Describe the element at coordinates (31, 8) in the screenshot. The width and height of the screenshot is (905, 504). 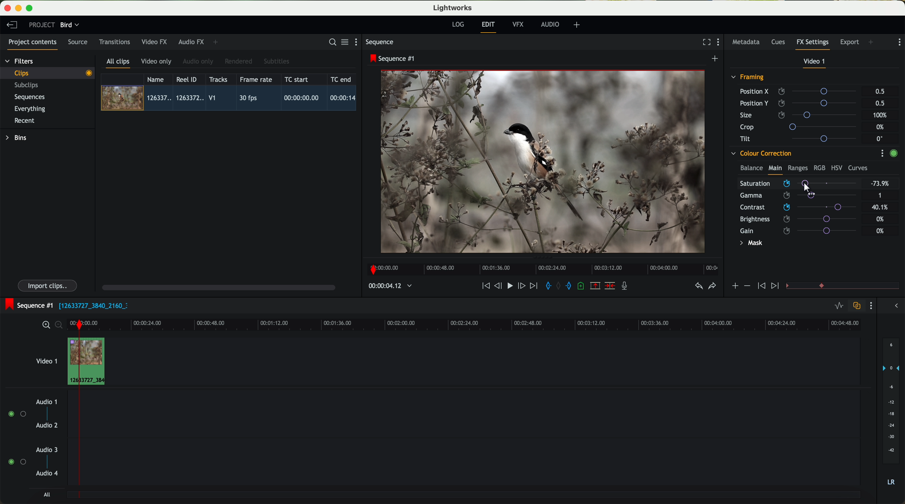
I see `maximize program` at that location.